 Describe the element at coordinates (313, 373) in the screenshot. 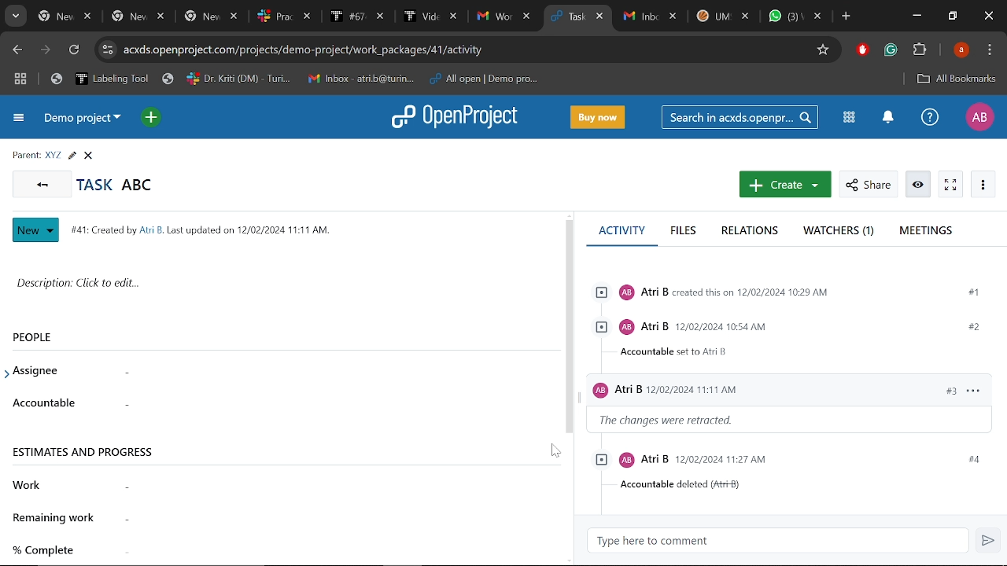

I see `Task assignee` at that location.